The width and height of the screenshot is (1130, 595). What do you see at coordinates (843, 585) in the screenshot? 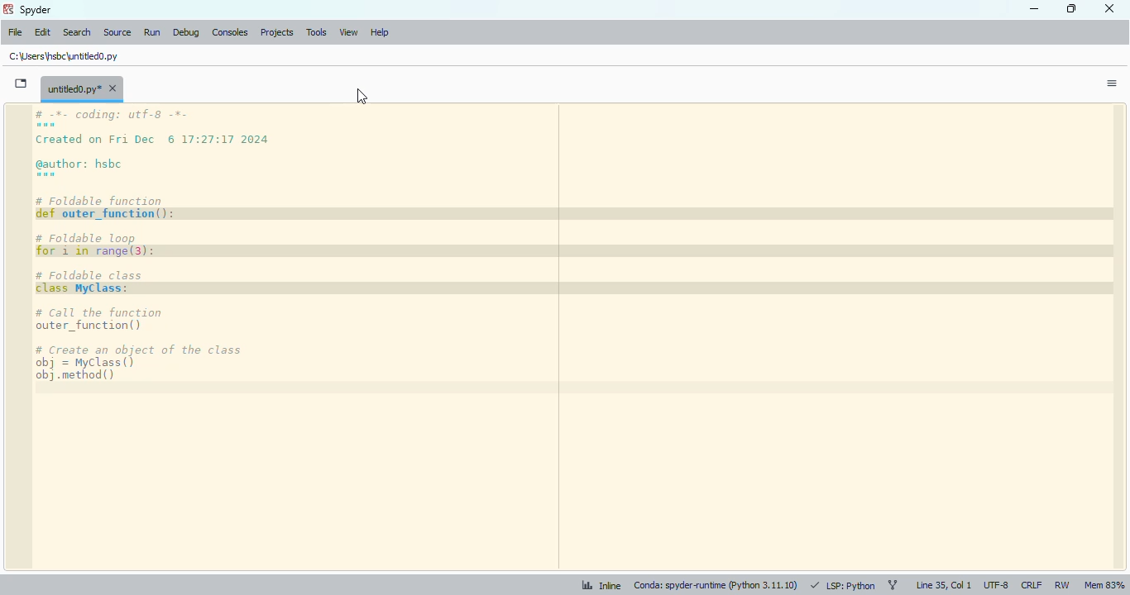
I see `LSP: python` at bounding box center [843, 585].